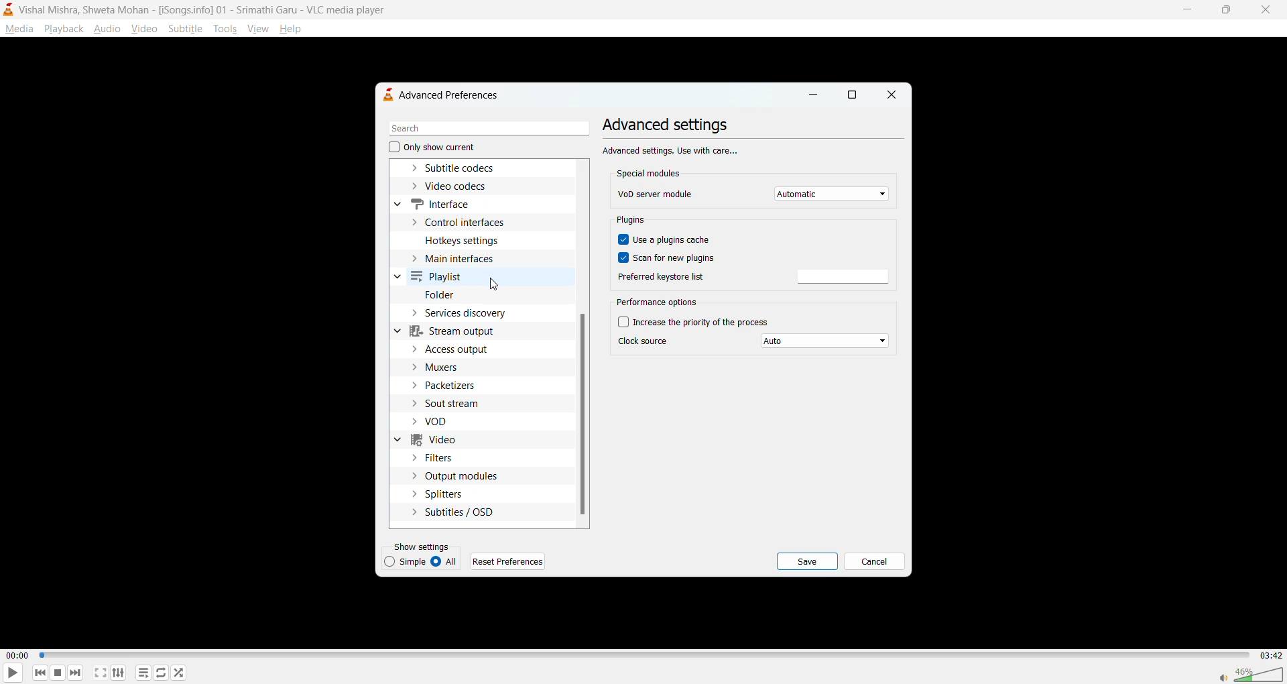 The width and height of the screenshot is (1287, 684). What do you see at coordinates (224, 29) in the screenshot?
I see `tools` at bounding box center [224, 29].